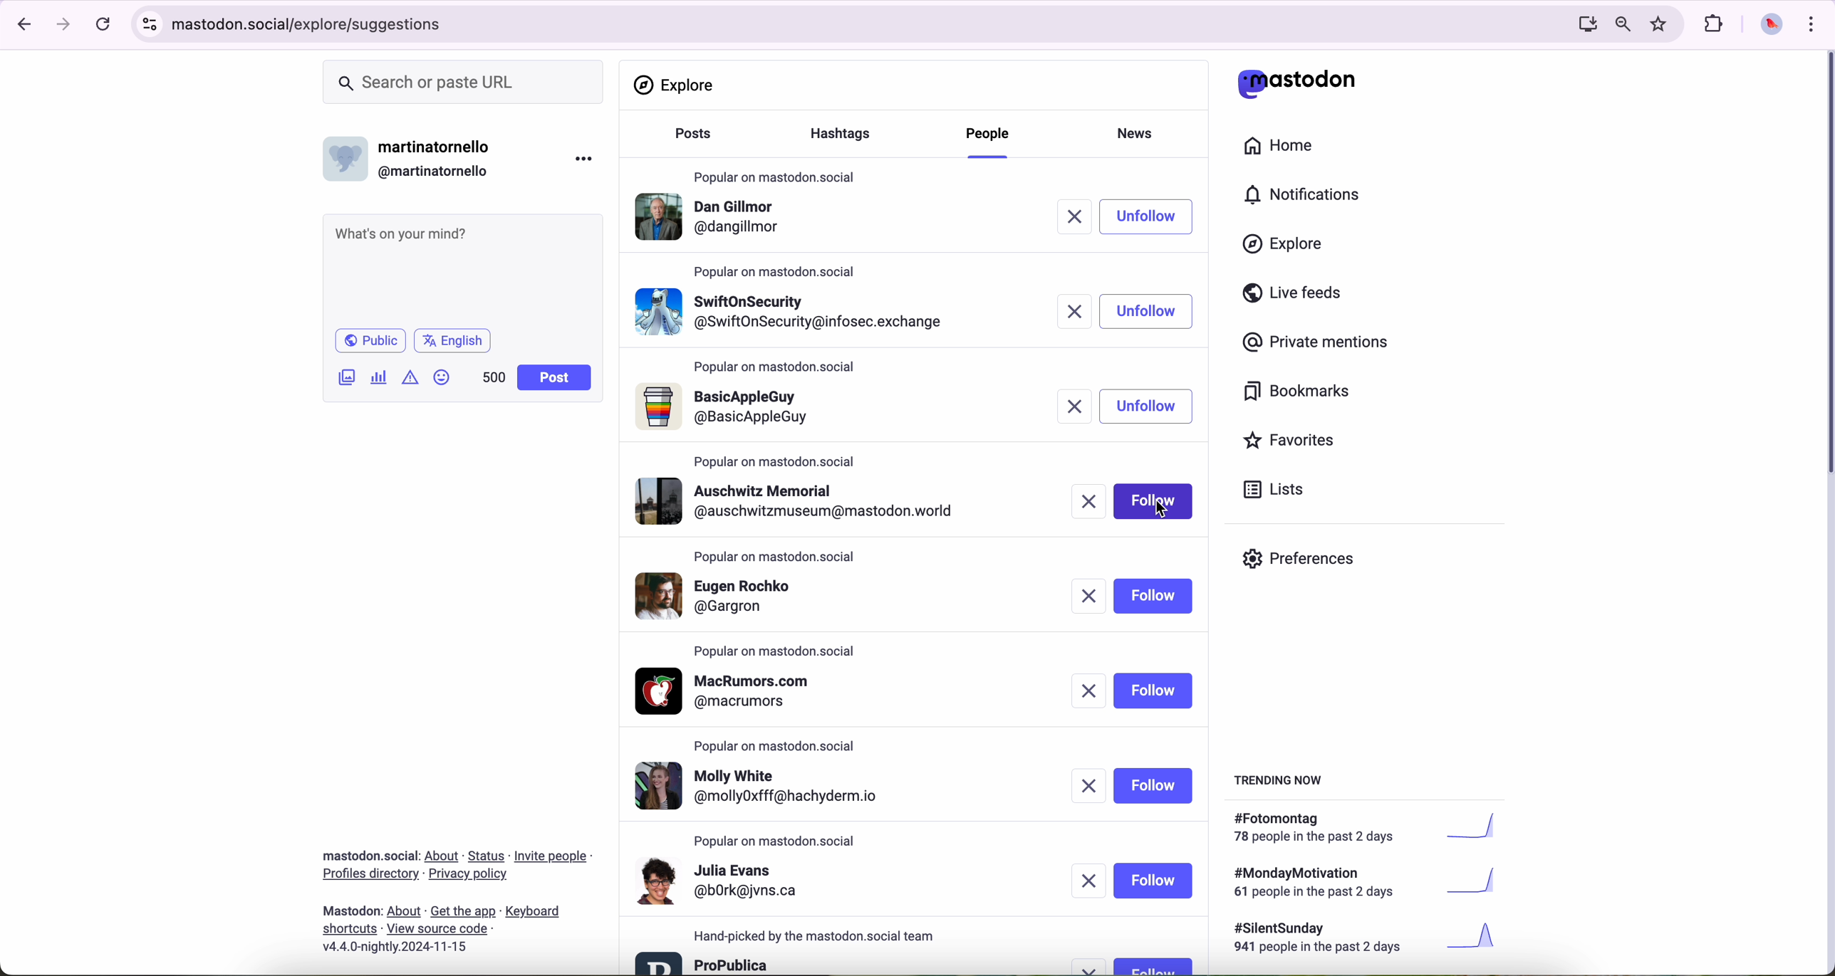  Describe the element at coordinates (677, 85) in the screenshot. I see `explore section` at that location.